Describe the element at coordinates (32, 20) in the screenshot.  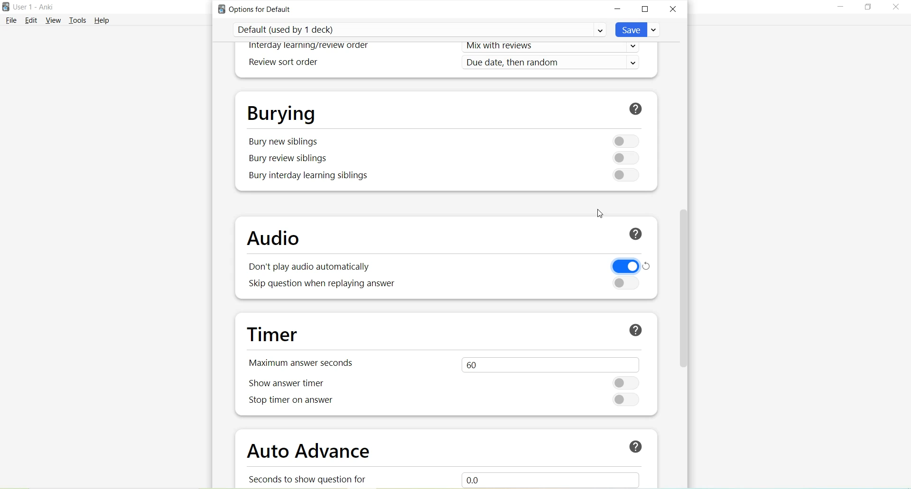
I see `Edit` at that location.